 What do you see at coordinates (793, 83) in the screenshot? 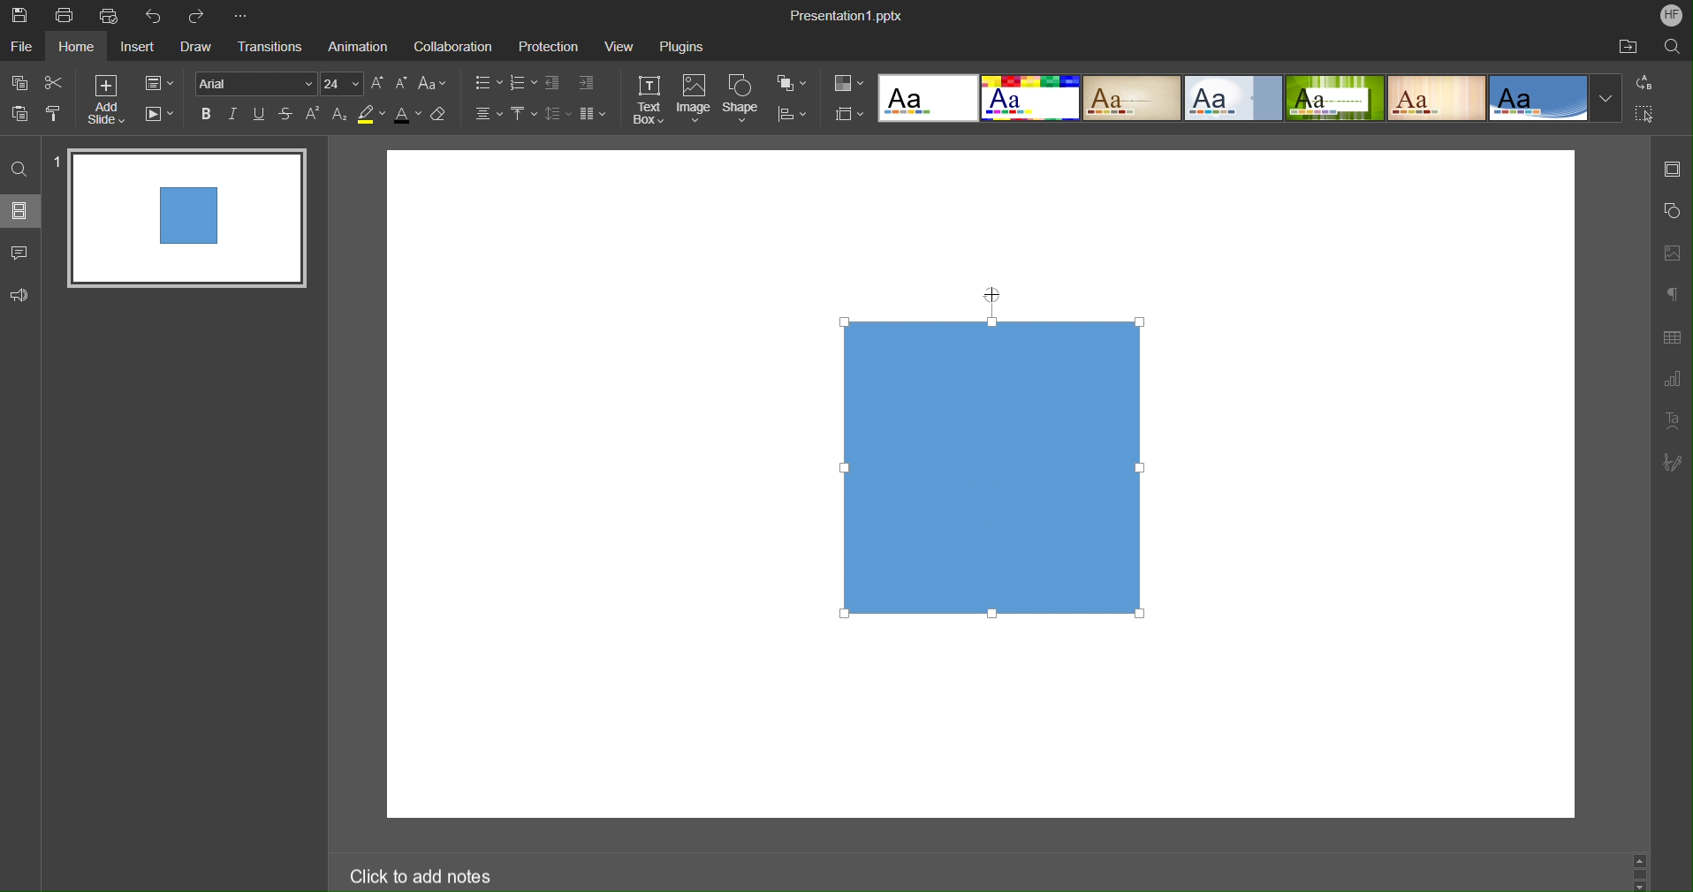
I see `Arrange` at bounding box center [793, 83].